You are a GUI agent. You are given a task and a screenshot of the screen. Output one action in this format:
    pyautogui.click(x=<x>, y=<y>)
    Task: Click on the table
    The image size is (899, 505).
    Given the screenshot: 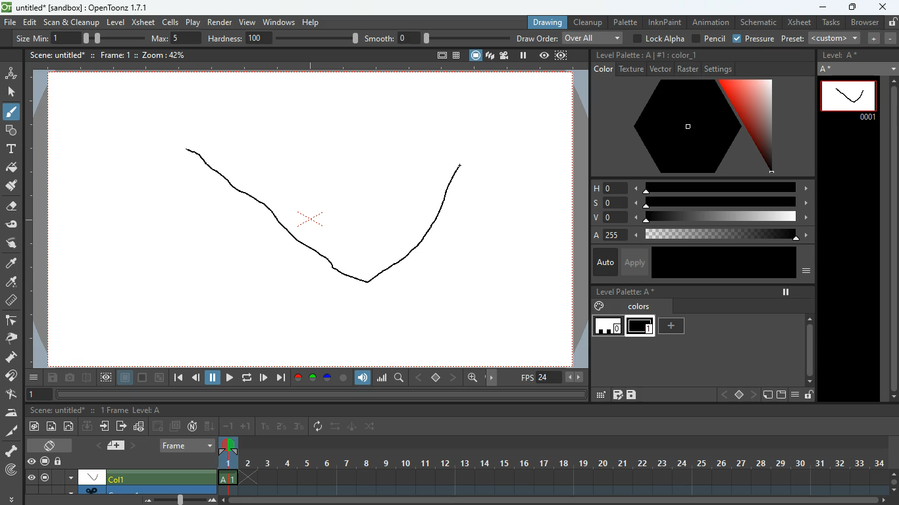 What is the action you would take?
    pyautogui.click(x=457, y=57)
    